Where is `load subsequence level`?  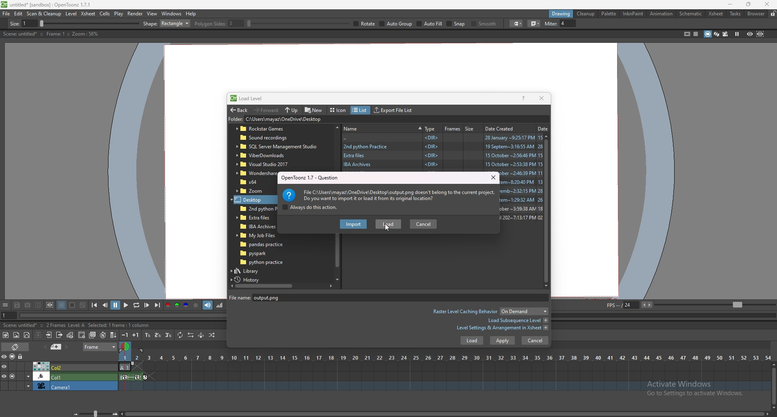
load subsequence level is located at coordinates (518, 320).